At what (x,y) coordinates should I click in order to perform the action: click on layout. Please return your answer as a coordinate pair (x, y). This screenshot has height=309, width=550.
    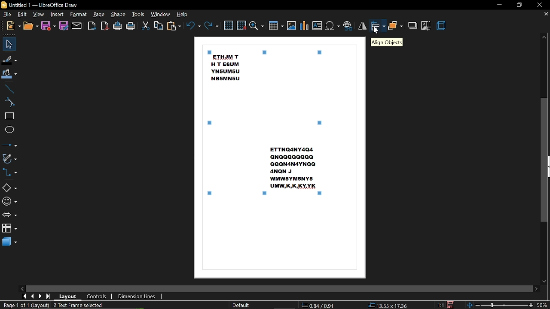
    Looking at the image, I should click on (69, 297).